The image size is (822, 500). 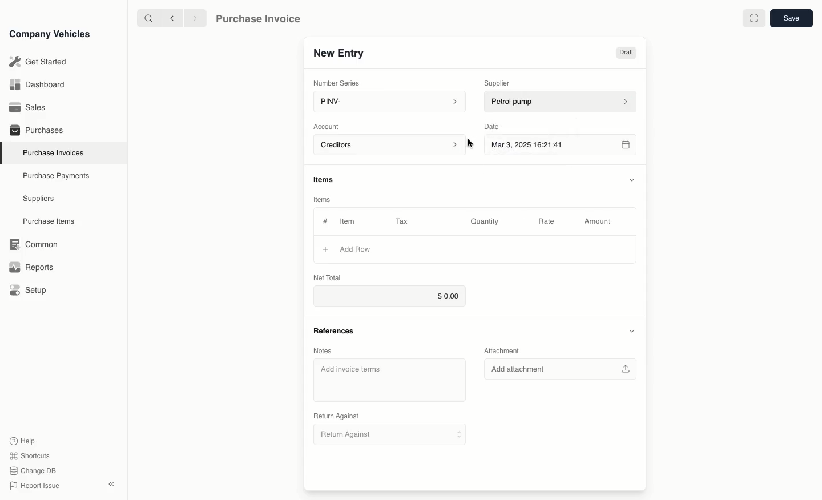 What do you see at coordinates (340, 82) in the screenshot?
I see `Number Series` at bounding box center [340, 82].